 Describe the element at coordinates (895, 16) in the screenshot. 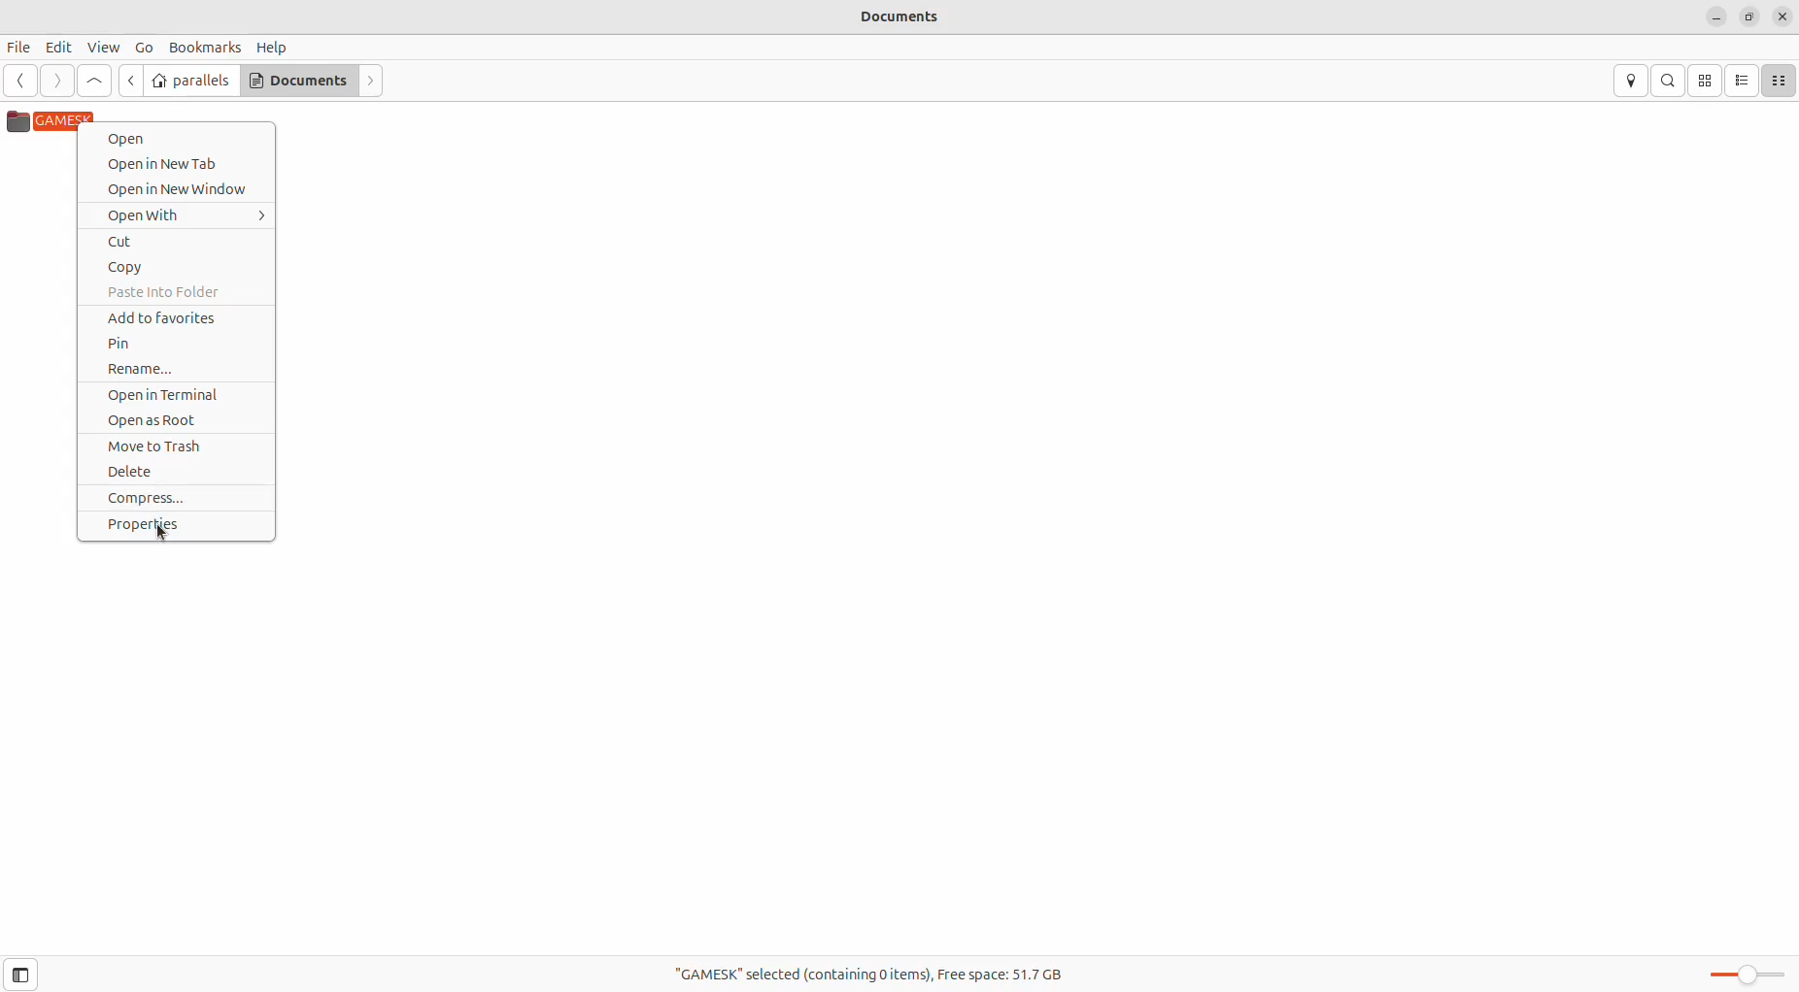

I see `Documents` at that location.